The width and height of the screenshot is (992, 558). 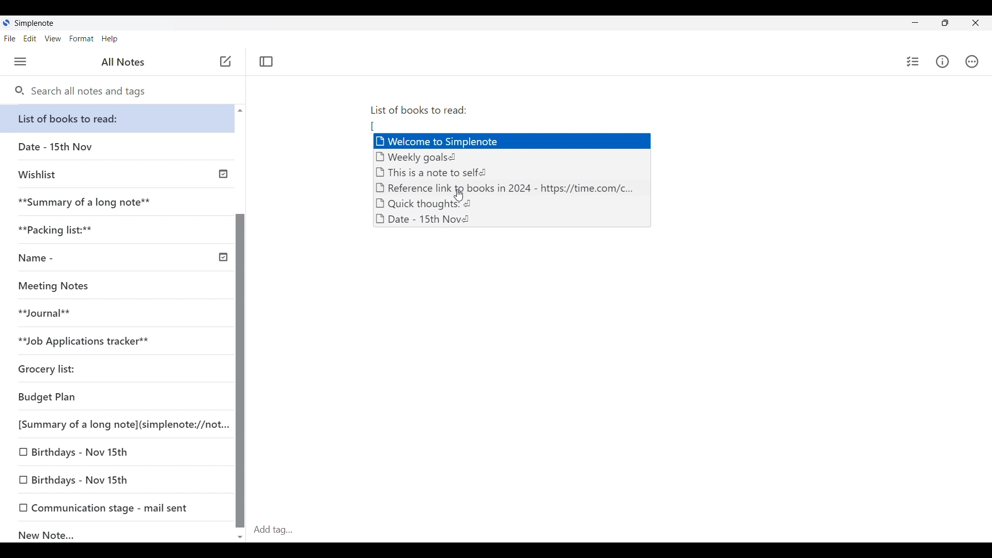 What do you see at coordinates (21, 62) in the screenshot?
I see `Menu` at bounding box center [21, 62].